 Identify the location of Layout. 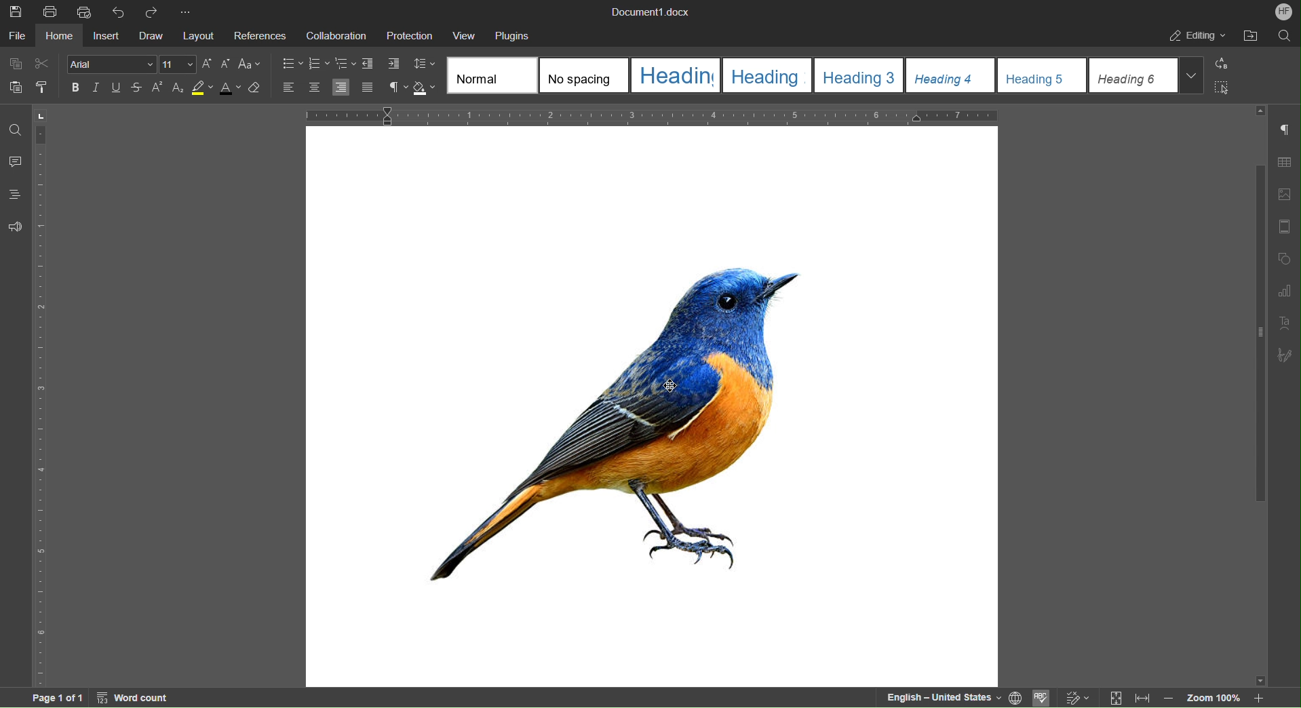
(199, 37).